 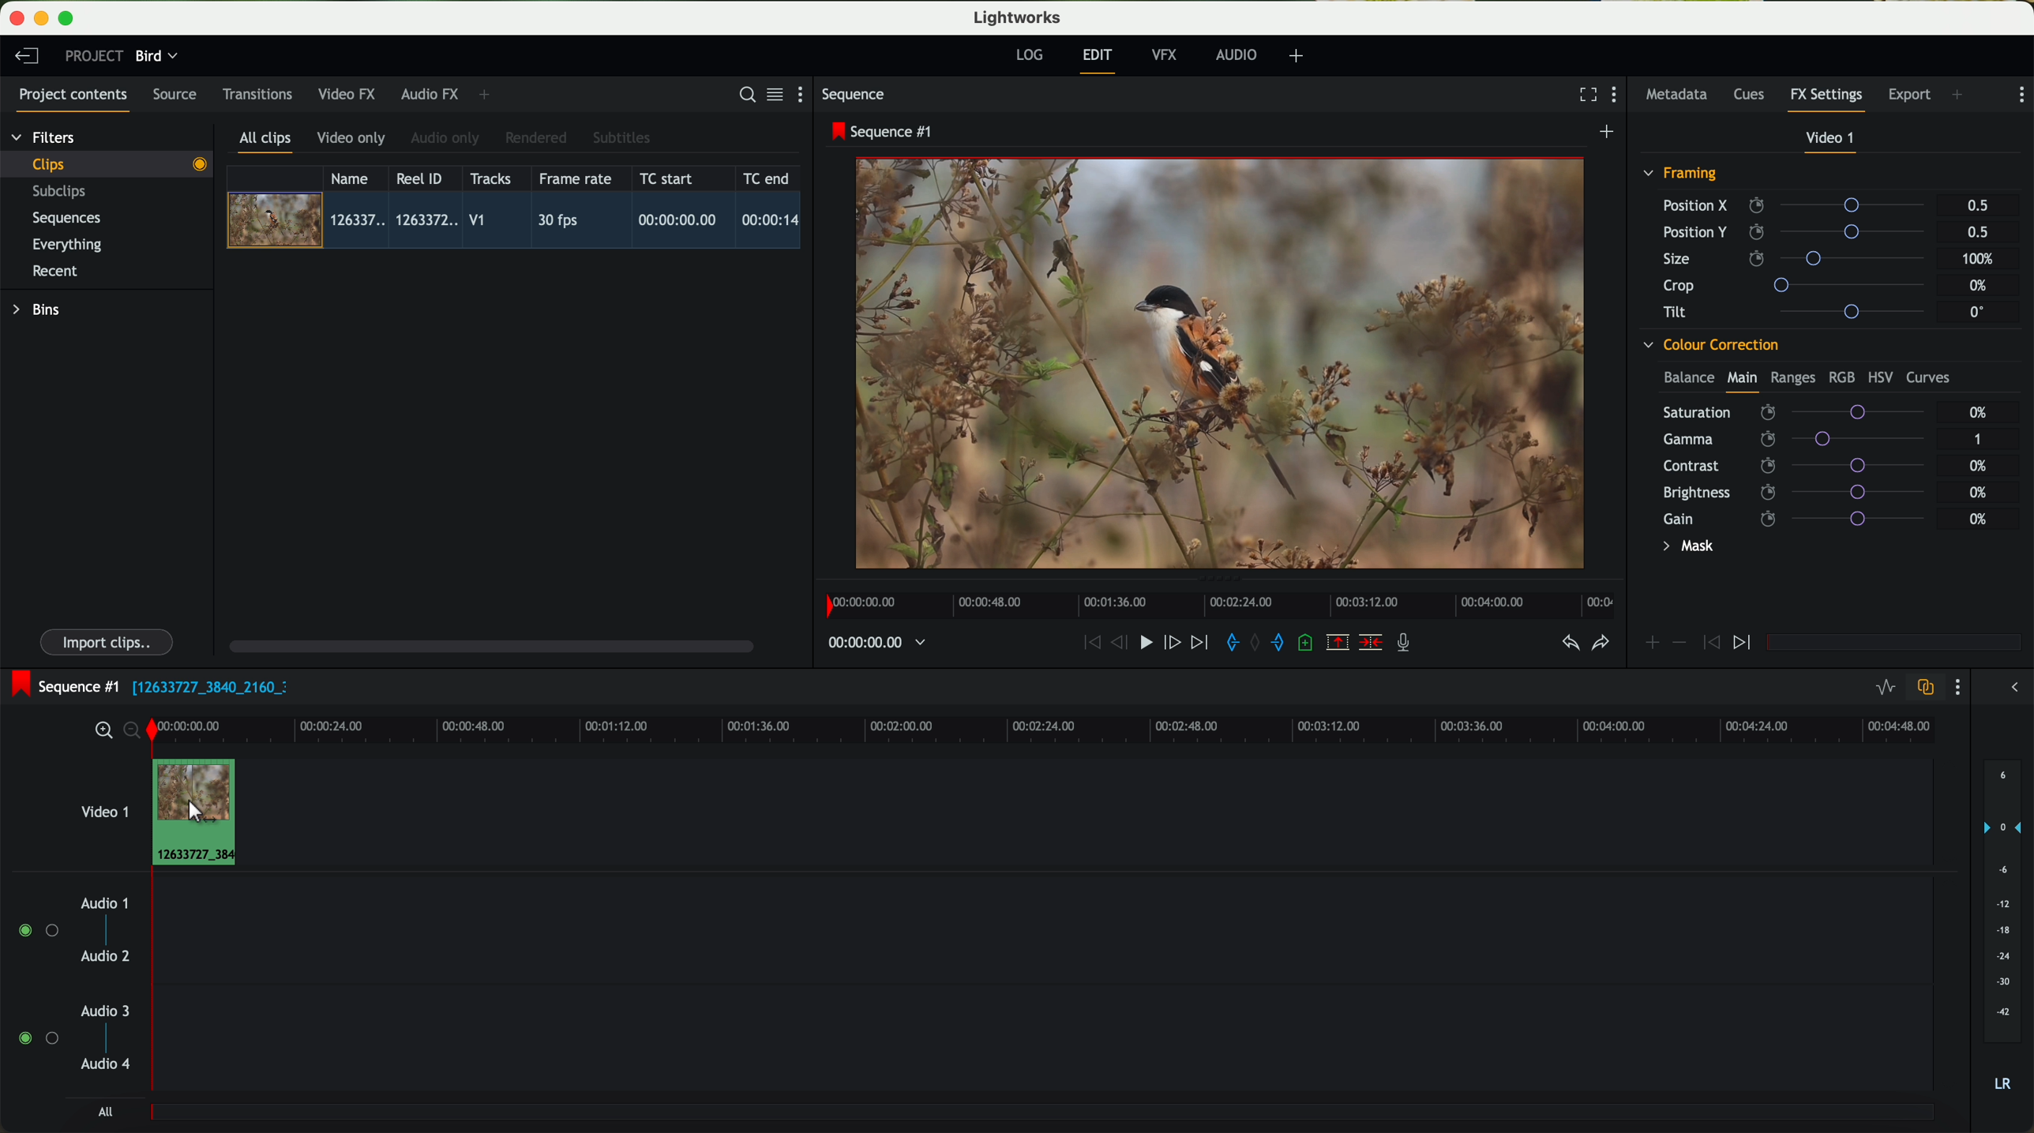 I want to click on gamma, so click(x=1802, y=438).